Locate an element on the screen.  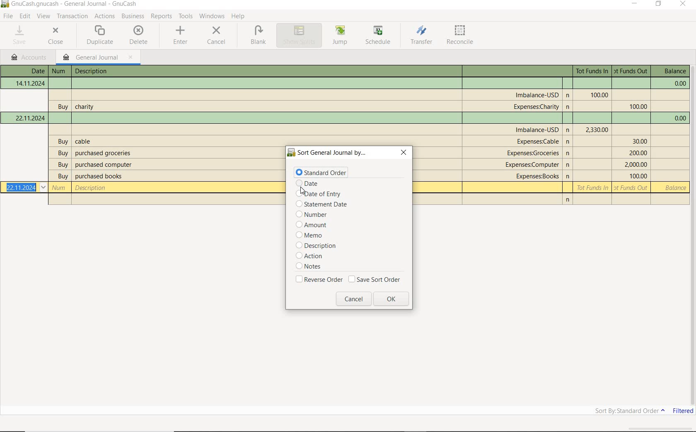
DELETE is located at coordinates (138, 35).